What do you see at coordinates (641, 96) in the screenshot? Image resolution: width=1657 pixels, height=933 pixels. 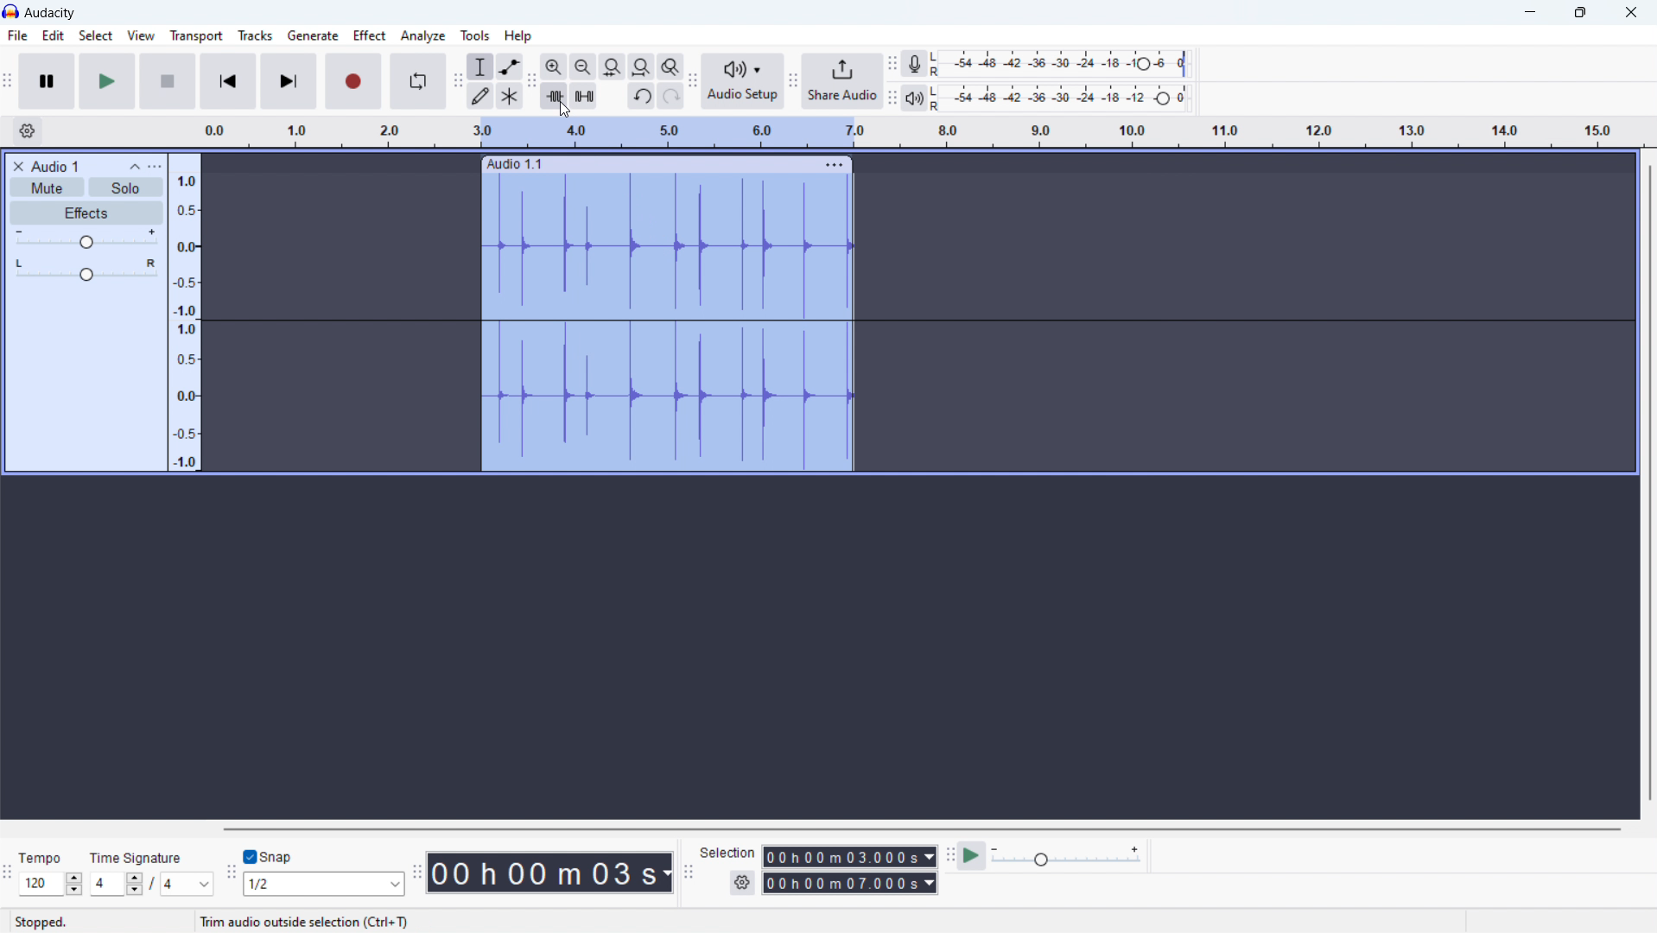 I see `undo` at bounding box center [641, 96].